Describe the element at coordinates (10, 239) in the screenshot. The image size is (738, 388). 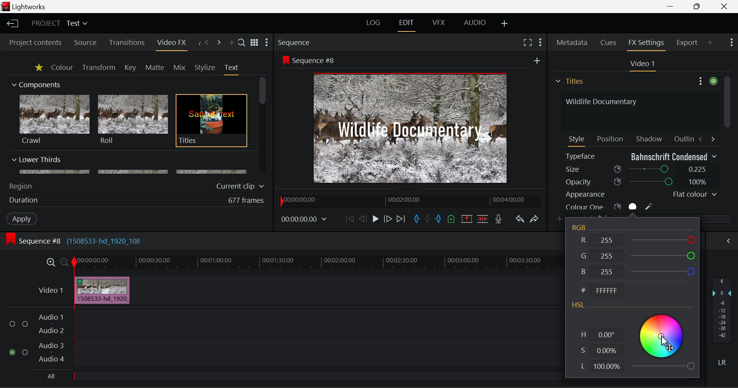
I see `icon` at that location.